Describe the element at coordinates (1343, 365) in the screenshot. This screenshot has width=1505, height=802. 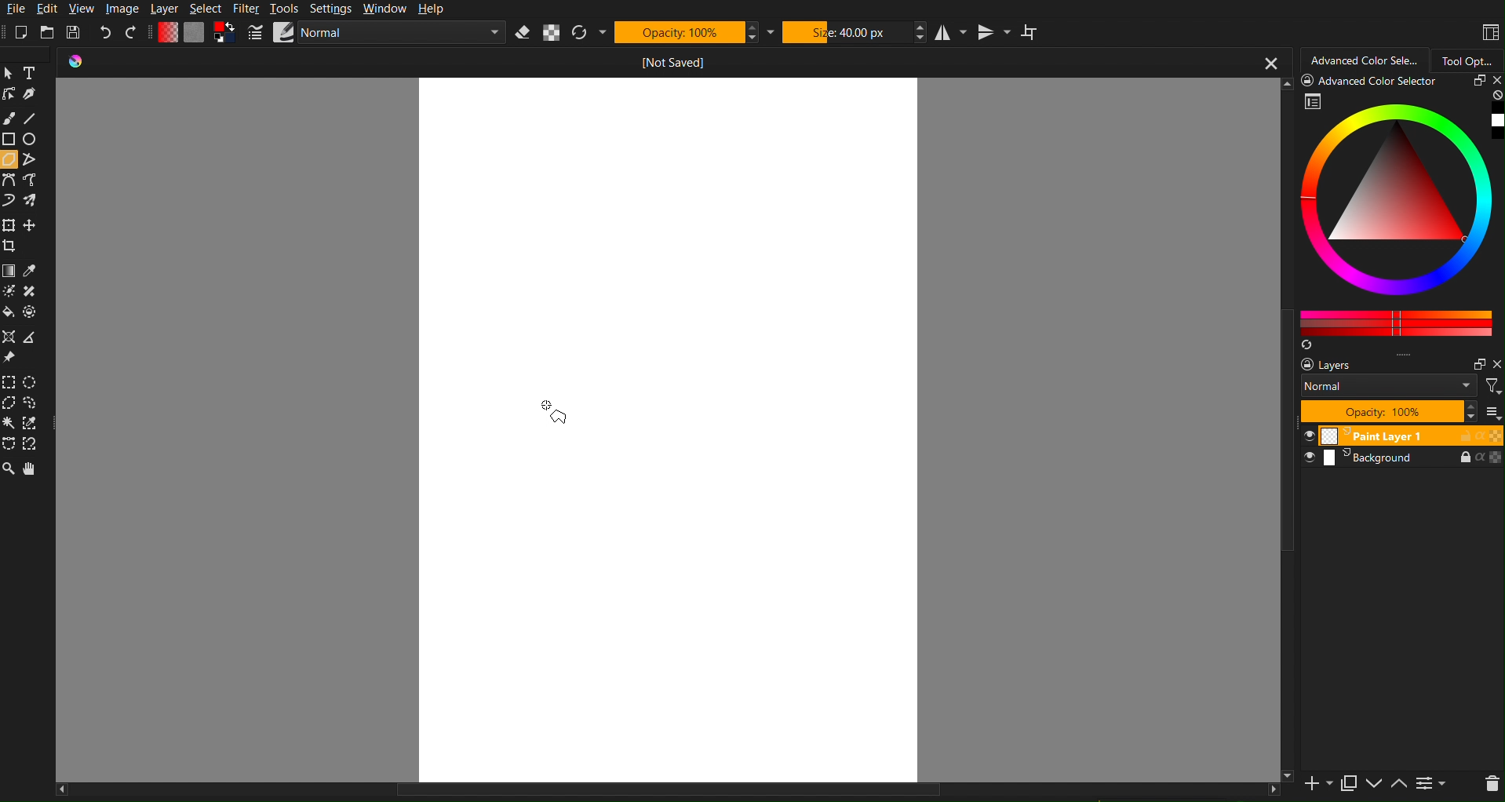
I see `layers` at that location.